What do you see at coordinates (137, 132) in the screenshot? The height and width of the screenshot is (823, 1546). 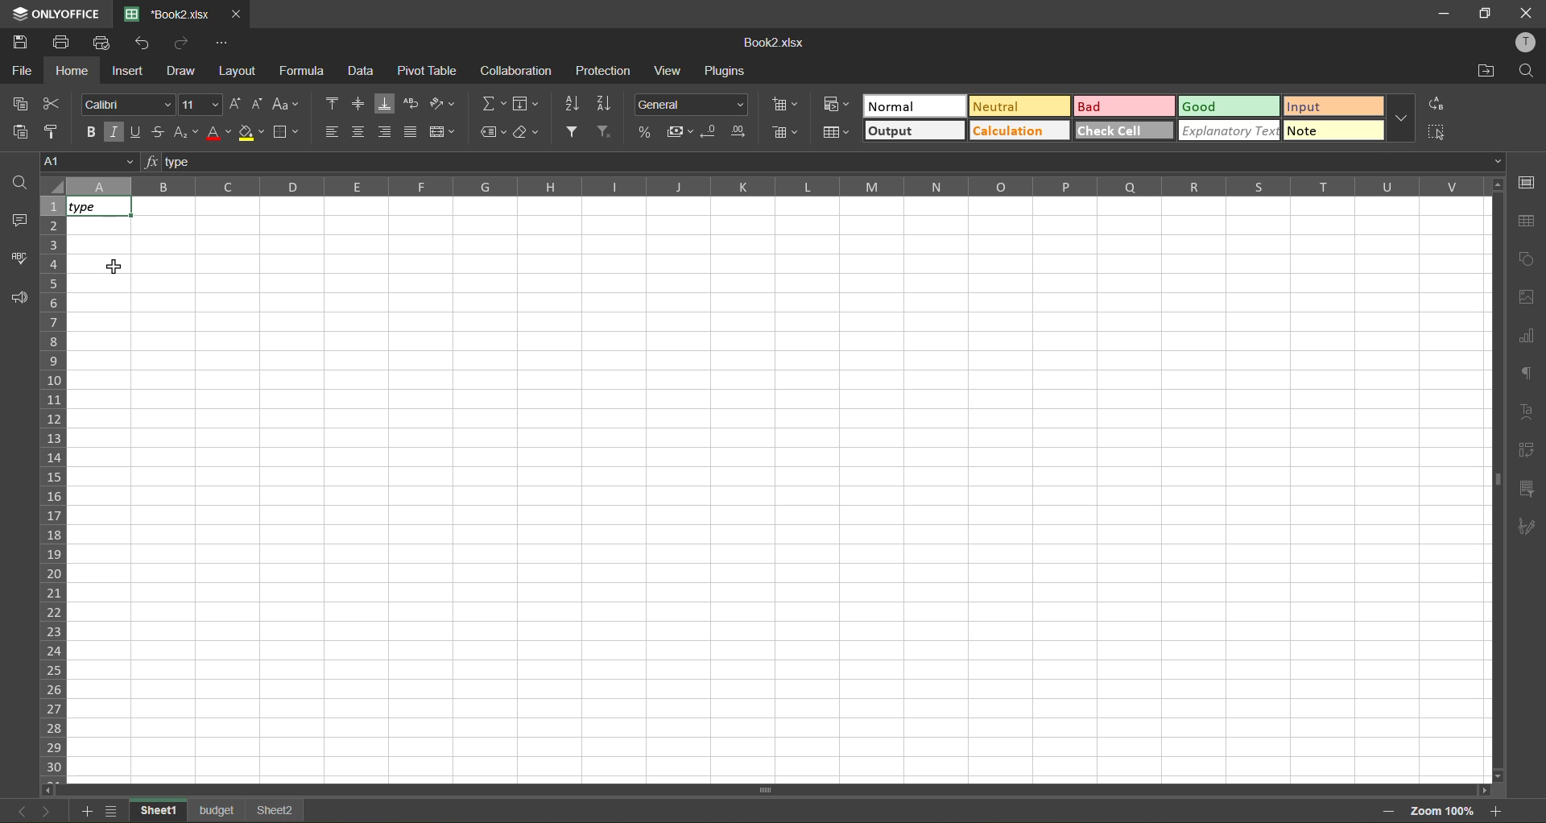 I see `underline` at bounding box center [137, 132].